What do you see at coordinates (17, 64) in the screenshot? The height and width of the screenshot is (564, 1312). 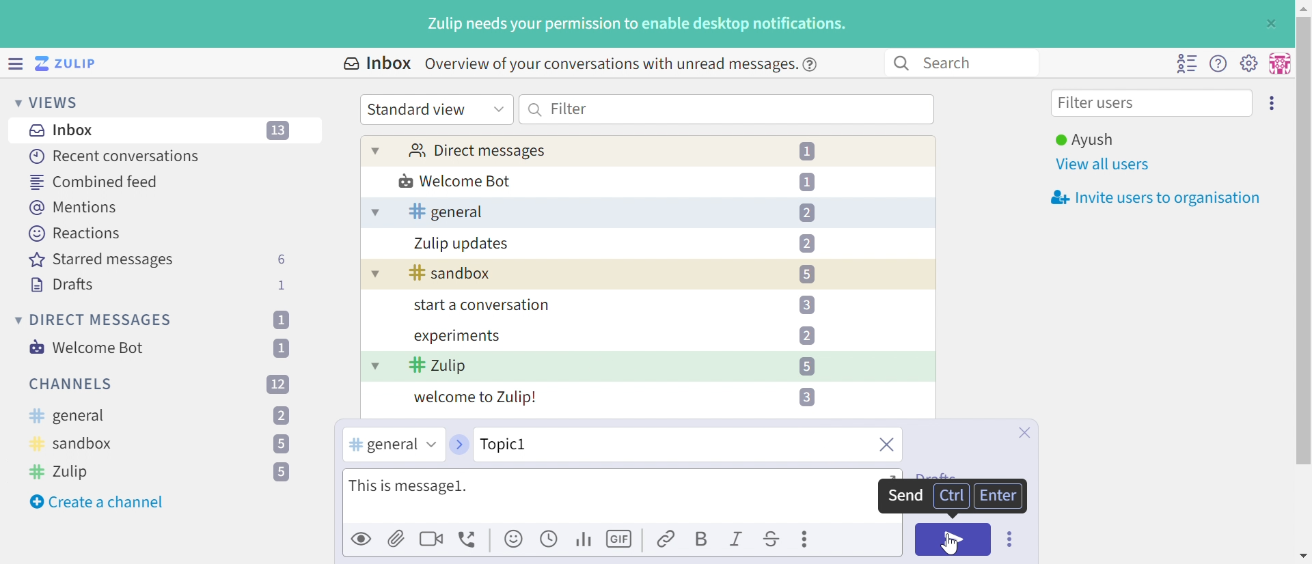 I see `Hide left sidebar` at bounding box center [17, 64].